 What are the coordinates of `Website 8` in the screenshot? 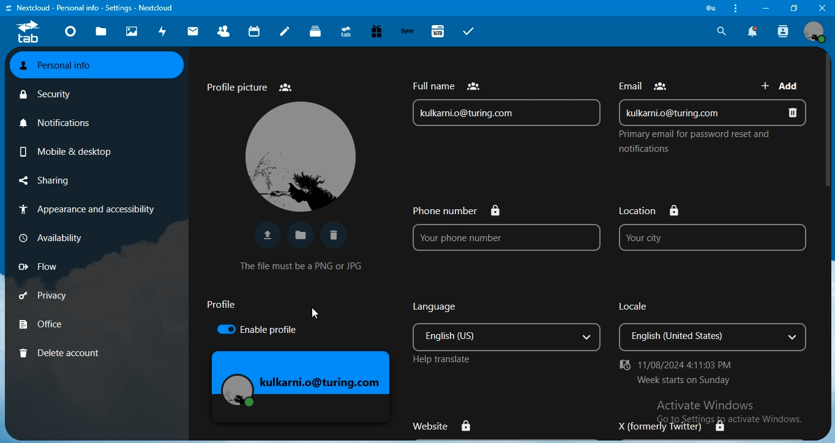 It's located at (444, 423).